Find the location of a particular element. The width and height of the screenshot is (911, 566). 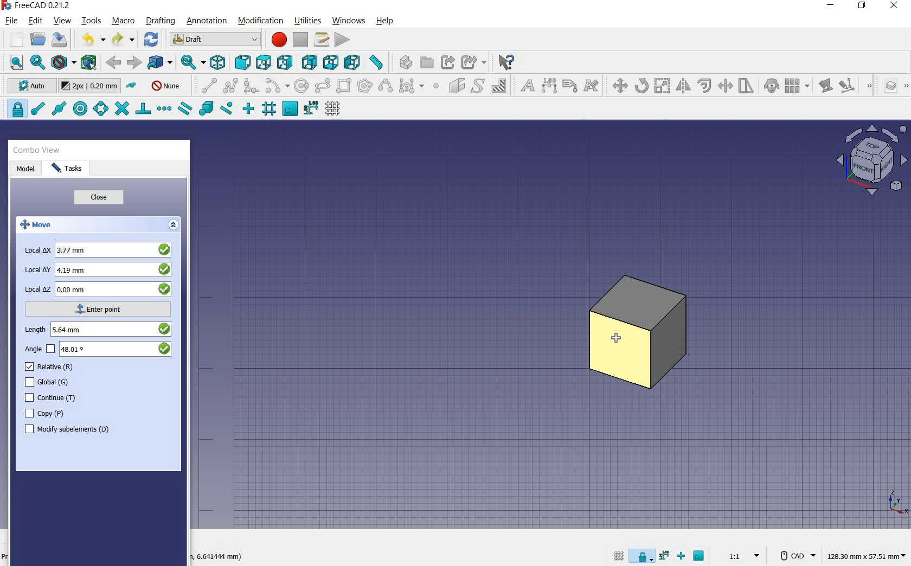

make link is located at coordinates (448, 62).